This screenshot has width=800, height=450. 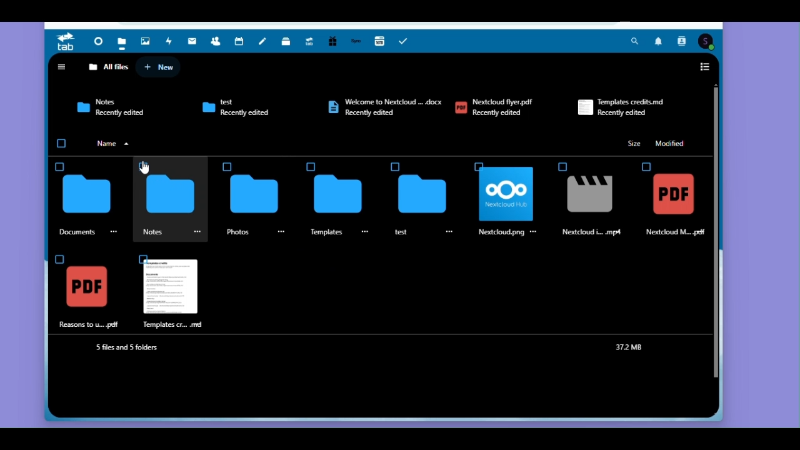 I want to click on Files, so click(x=121, y=41).